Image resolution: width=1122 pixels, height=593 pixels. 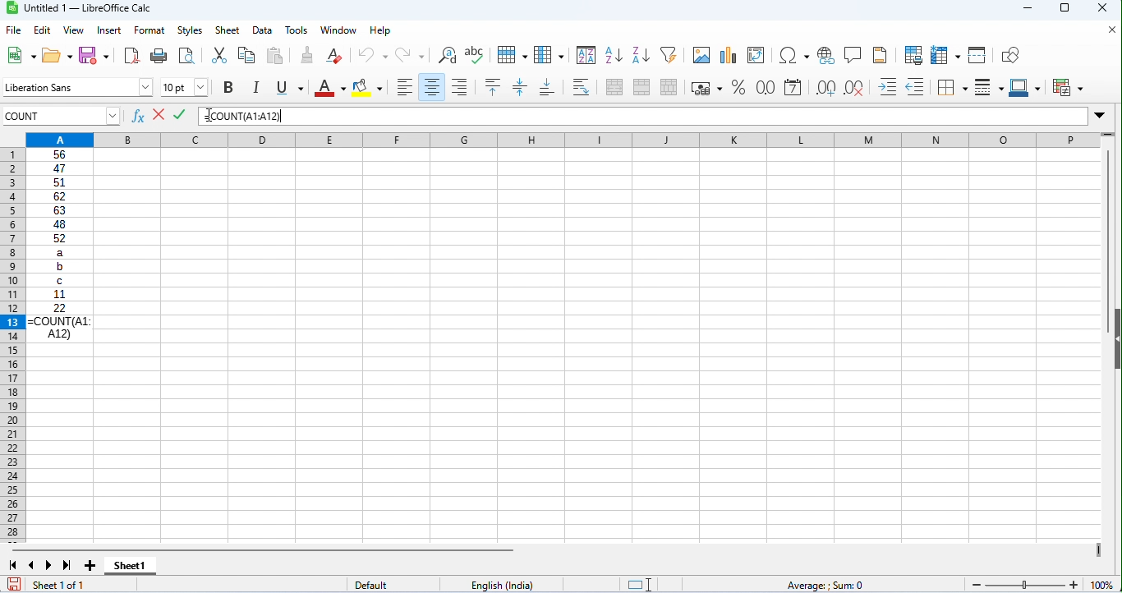 What do you see at coordinates (1117, 339) in the screenshot?
I see `Collapse/Expand` at bounding box center [1117, 339].